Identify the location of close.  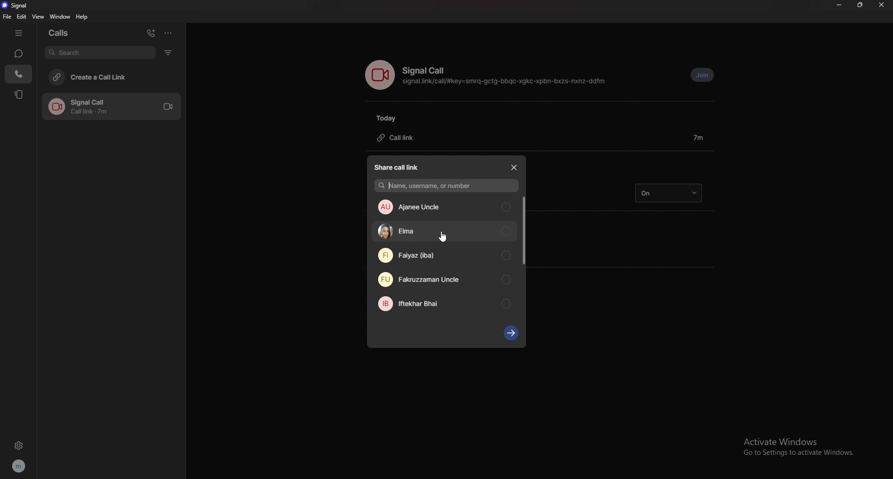
(513, 167).